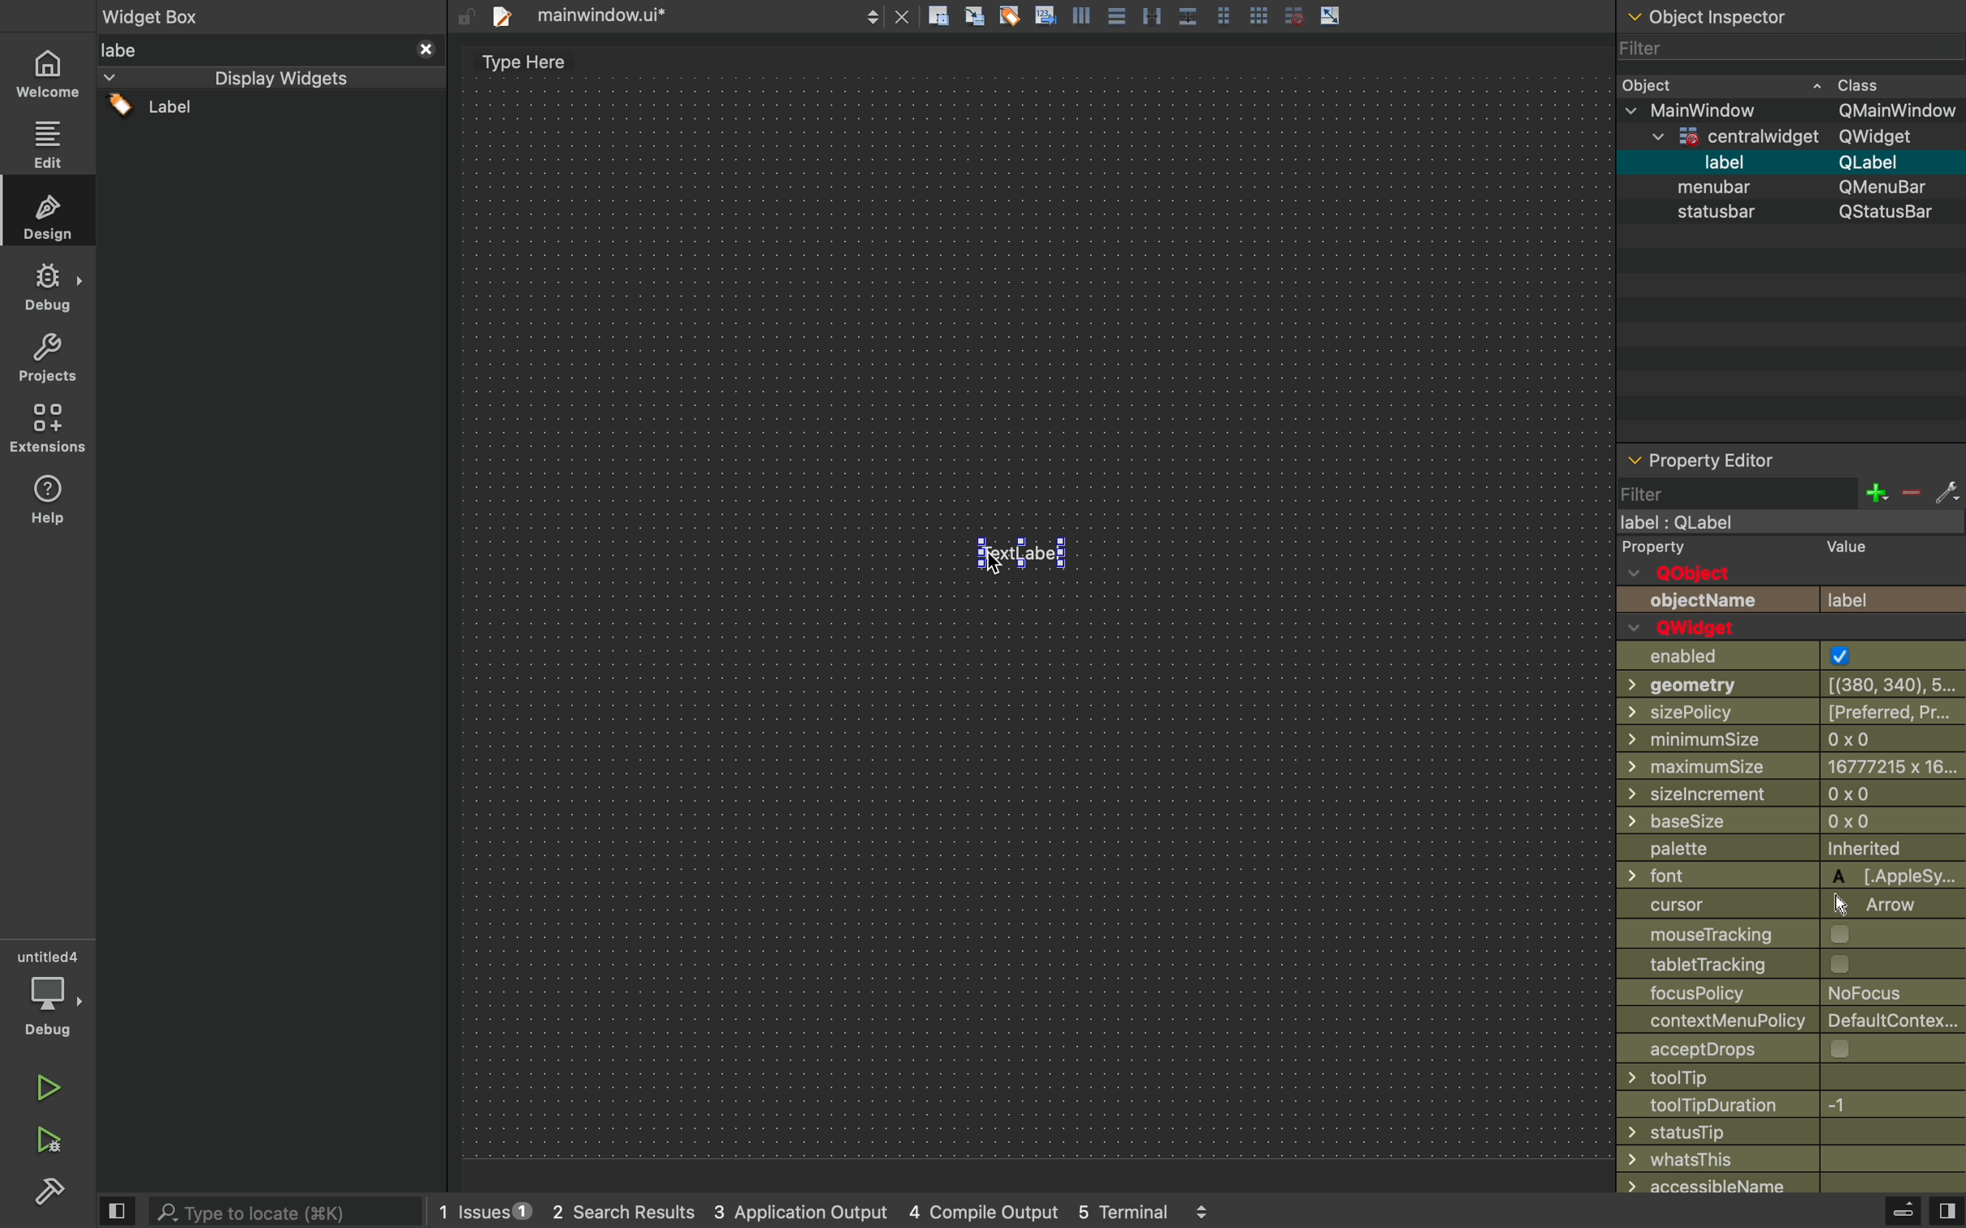 The image size is (1966, 1228). What do you see at coordinates (1045, 14) in the screenshot?
I see `Icon` at bounding box center [1045, 14].